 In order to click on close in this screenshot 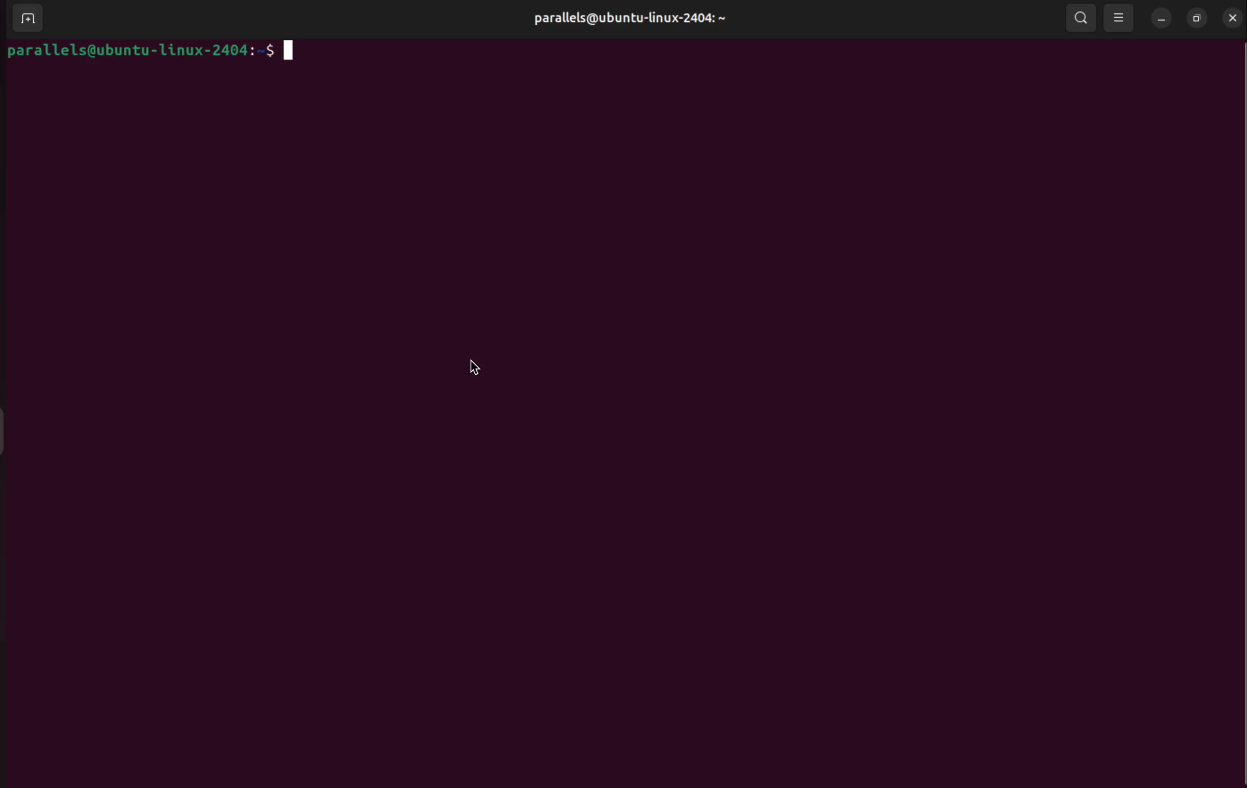, I will do `click(1234, 18)`.